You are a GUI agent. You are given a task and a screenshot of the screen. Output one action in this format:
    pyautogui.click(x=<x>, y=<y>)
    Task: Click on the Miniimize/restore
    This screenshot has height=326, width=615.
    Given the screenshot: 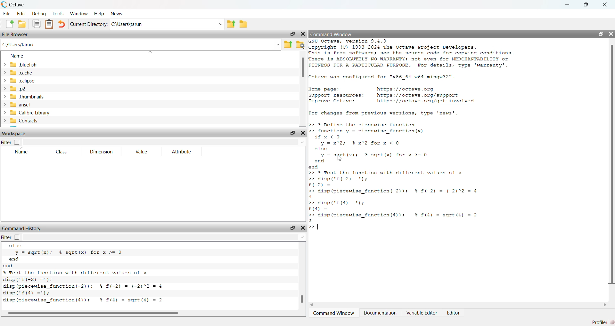 What is the action you would take?
    pyautogui.click(x=291, y=34)
    